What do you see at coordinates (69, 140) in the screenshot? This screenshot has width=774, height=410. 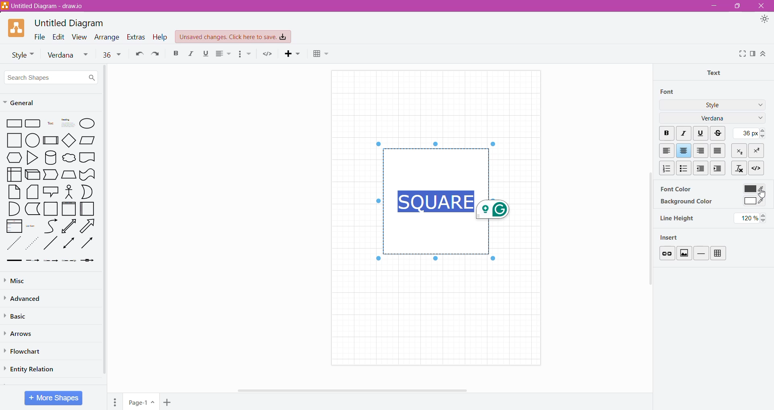 I see `Diamond` at bounding box center [69, 140].